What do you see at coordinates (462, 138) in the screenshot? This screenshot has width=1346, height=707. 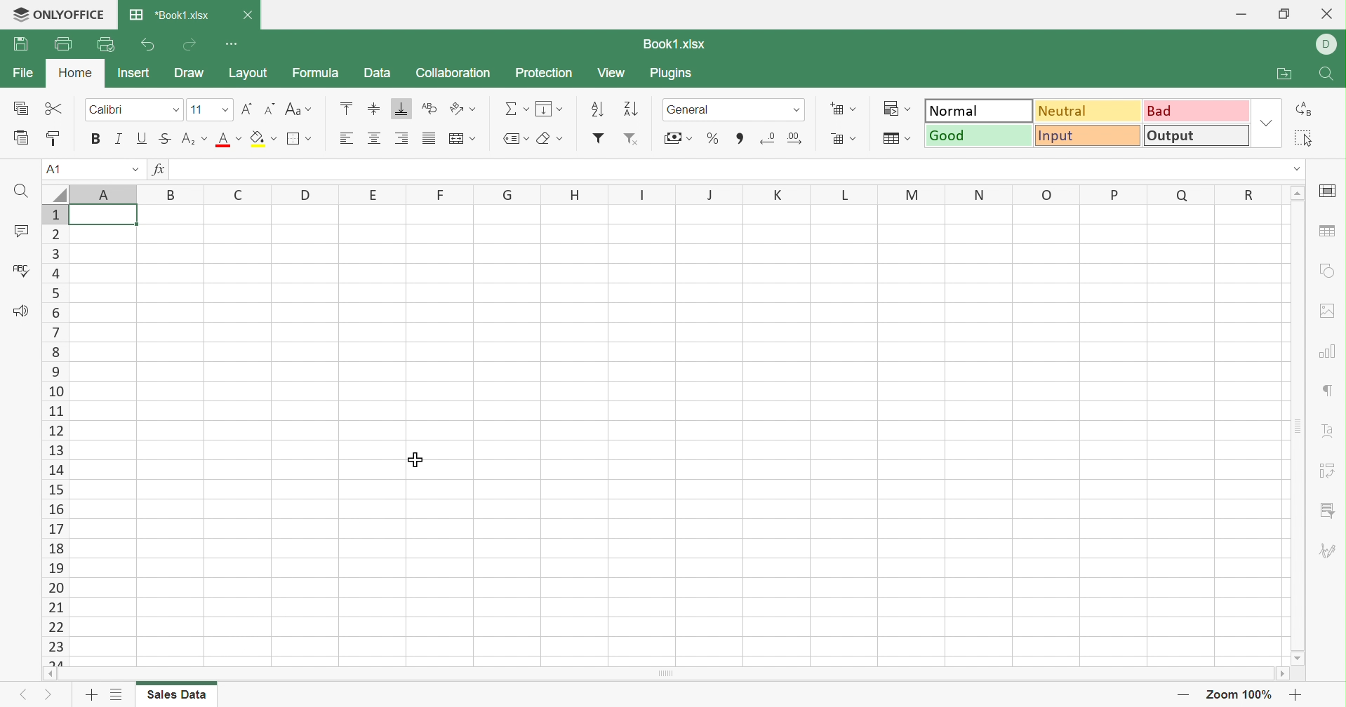 I see `Merge and center` at bounding box center [462, 138].